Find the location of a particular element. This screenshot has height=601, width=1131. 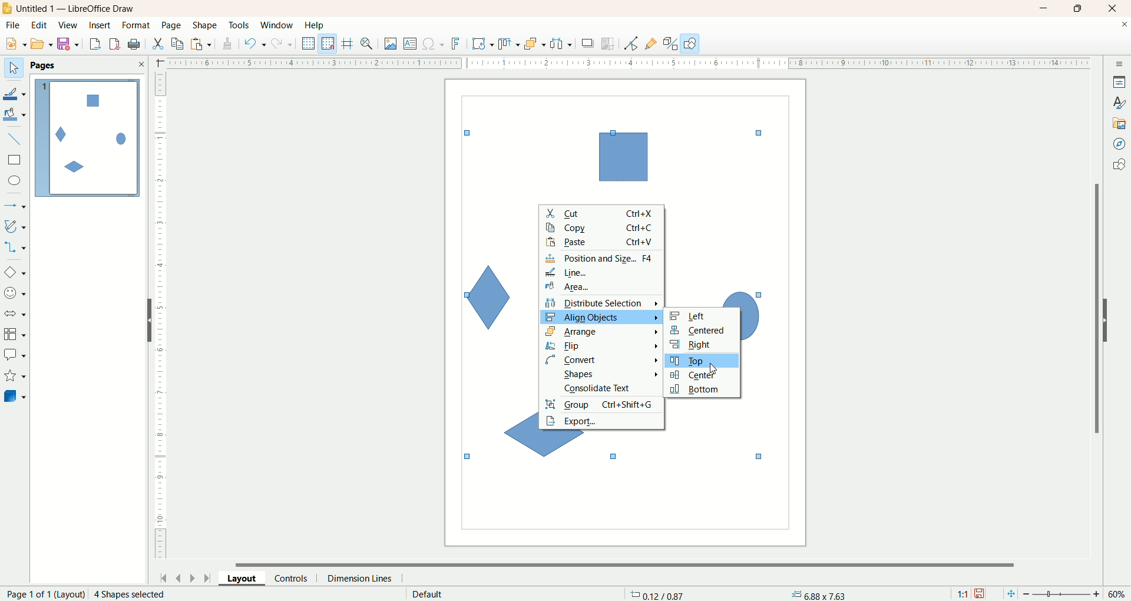

curves and polygon is located at coordinates (16, 226).